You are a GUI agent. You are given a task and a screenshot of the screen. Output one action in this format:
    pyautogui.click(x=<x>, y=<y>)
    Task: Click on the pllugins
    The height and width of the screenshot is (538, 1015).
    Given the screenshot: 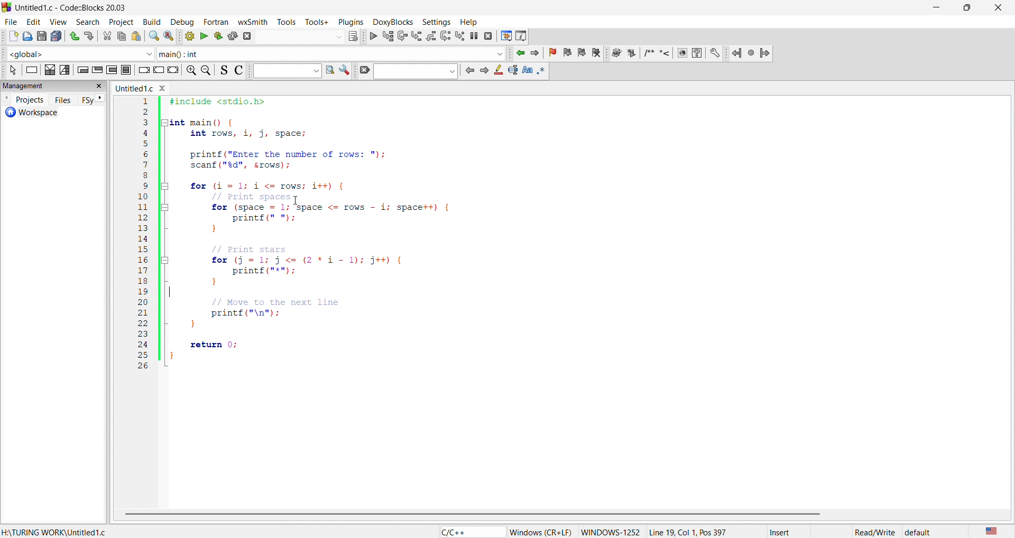 What is the action you would take?
    pyautogui.click(x=349, y=21)
    